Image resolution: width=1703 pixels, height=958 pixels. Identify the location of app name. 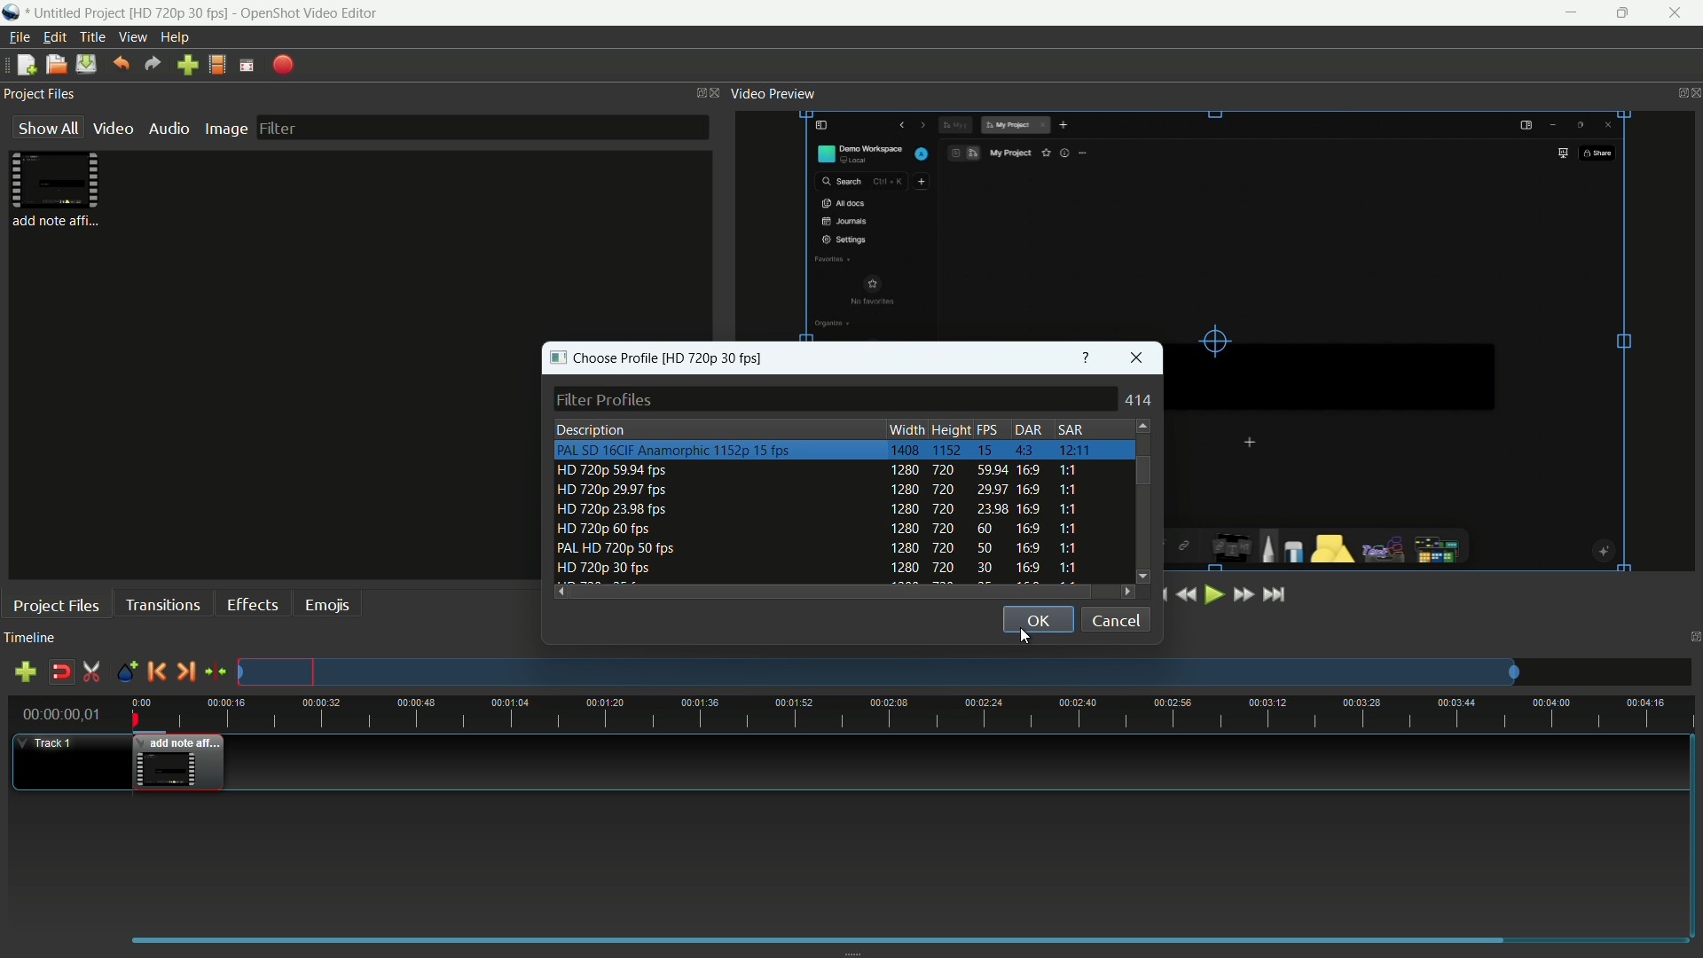
(12, 12).